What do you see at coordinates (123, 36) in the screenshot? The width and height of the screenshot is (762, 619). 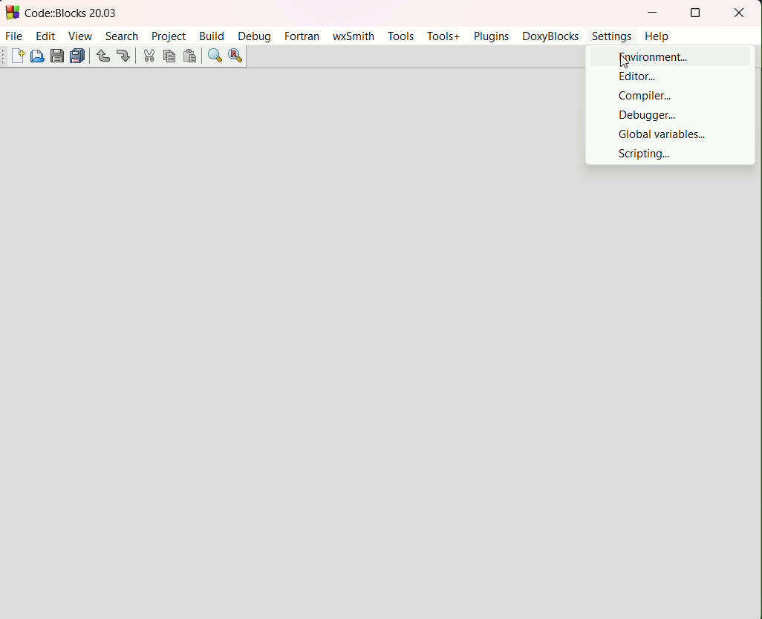 I see `search` at bounding box center [123, 36].